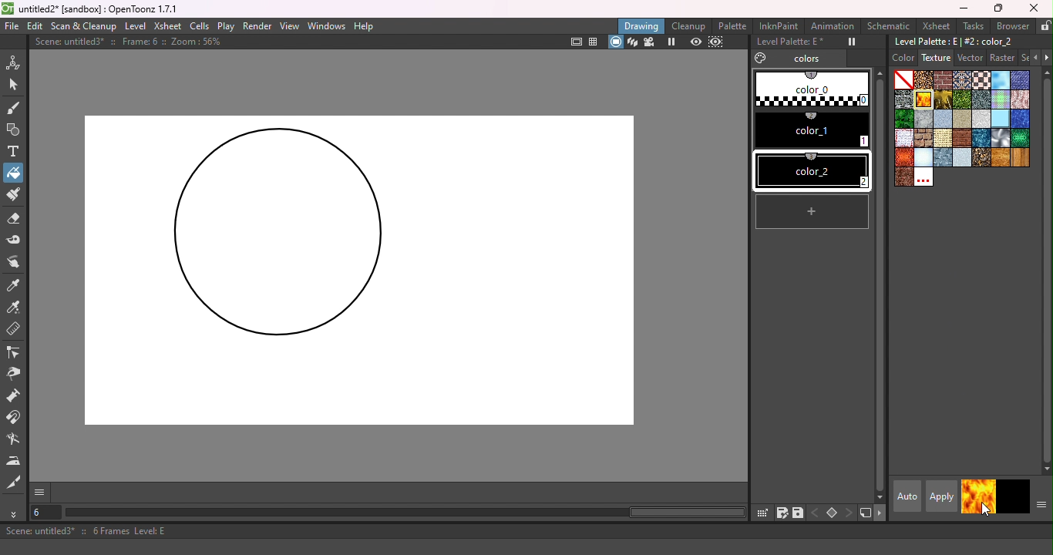  Describe the element at coordinates (961, 8) in the screenshot. I see `Minimize ` at that location.